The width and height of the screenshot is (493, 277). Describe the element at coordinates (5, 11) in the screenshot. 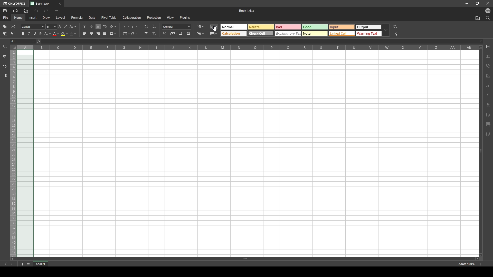

I see `save` at that location.